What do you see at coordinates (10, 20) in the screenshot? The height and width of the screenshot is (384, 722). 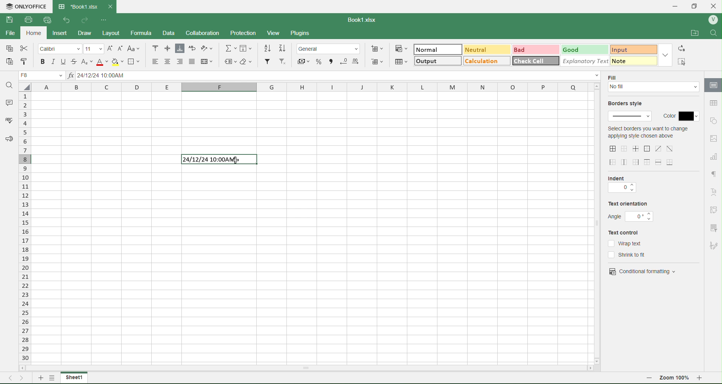 I see `Save` at bounding box center [10, 20].